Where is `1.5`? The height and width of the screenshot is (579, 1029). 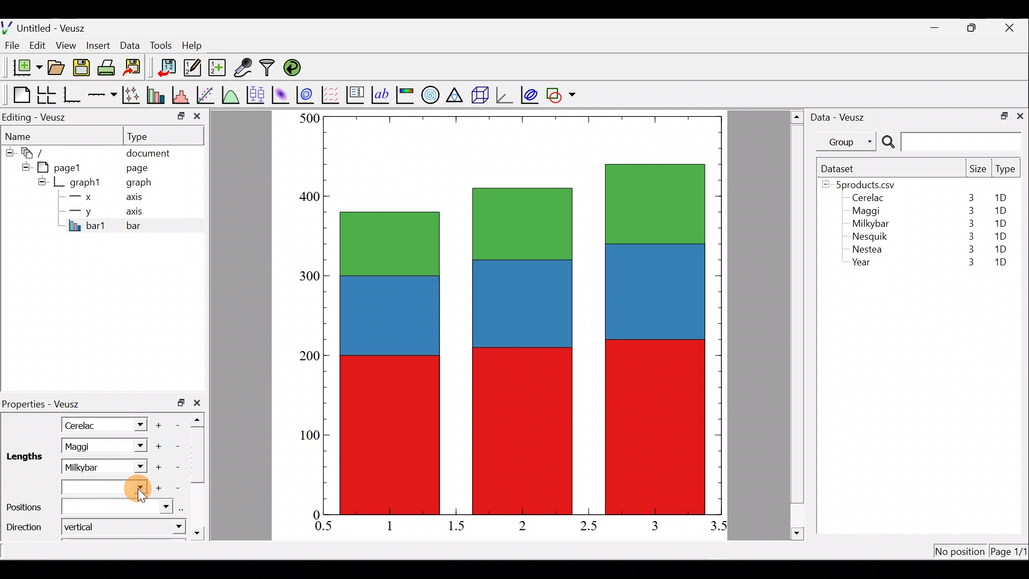 1.5 is located at coordinates (459, 526).